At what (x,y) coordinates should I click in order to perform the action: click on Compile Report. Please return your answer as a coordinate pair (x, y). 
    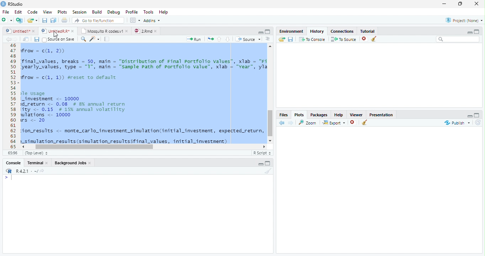
    Looking at the image, I should click on (108, 39).